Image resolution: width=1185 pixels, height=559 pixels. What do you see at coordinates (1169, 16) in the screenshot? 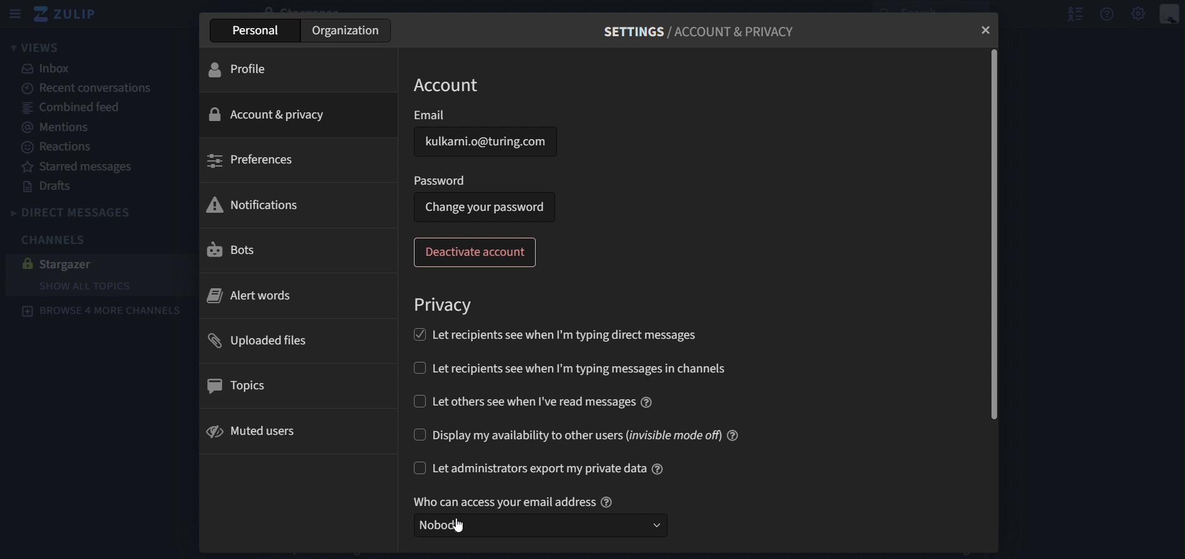
I see `personal menu` at bounding box center [1169, 16].